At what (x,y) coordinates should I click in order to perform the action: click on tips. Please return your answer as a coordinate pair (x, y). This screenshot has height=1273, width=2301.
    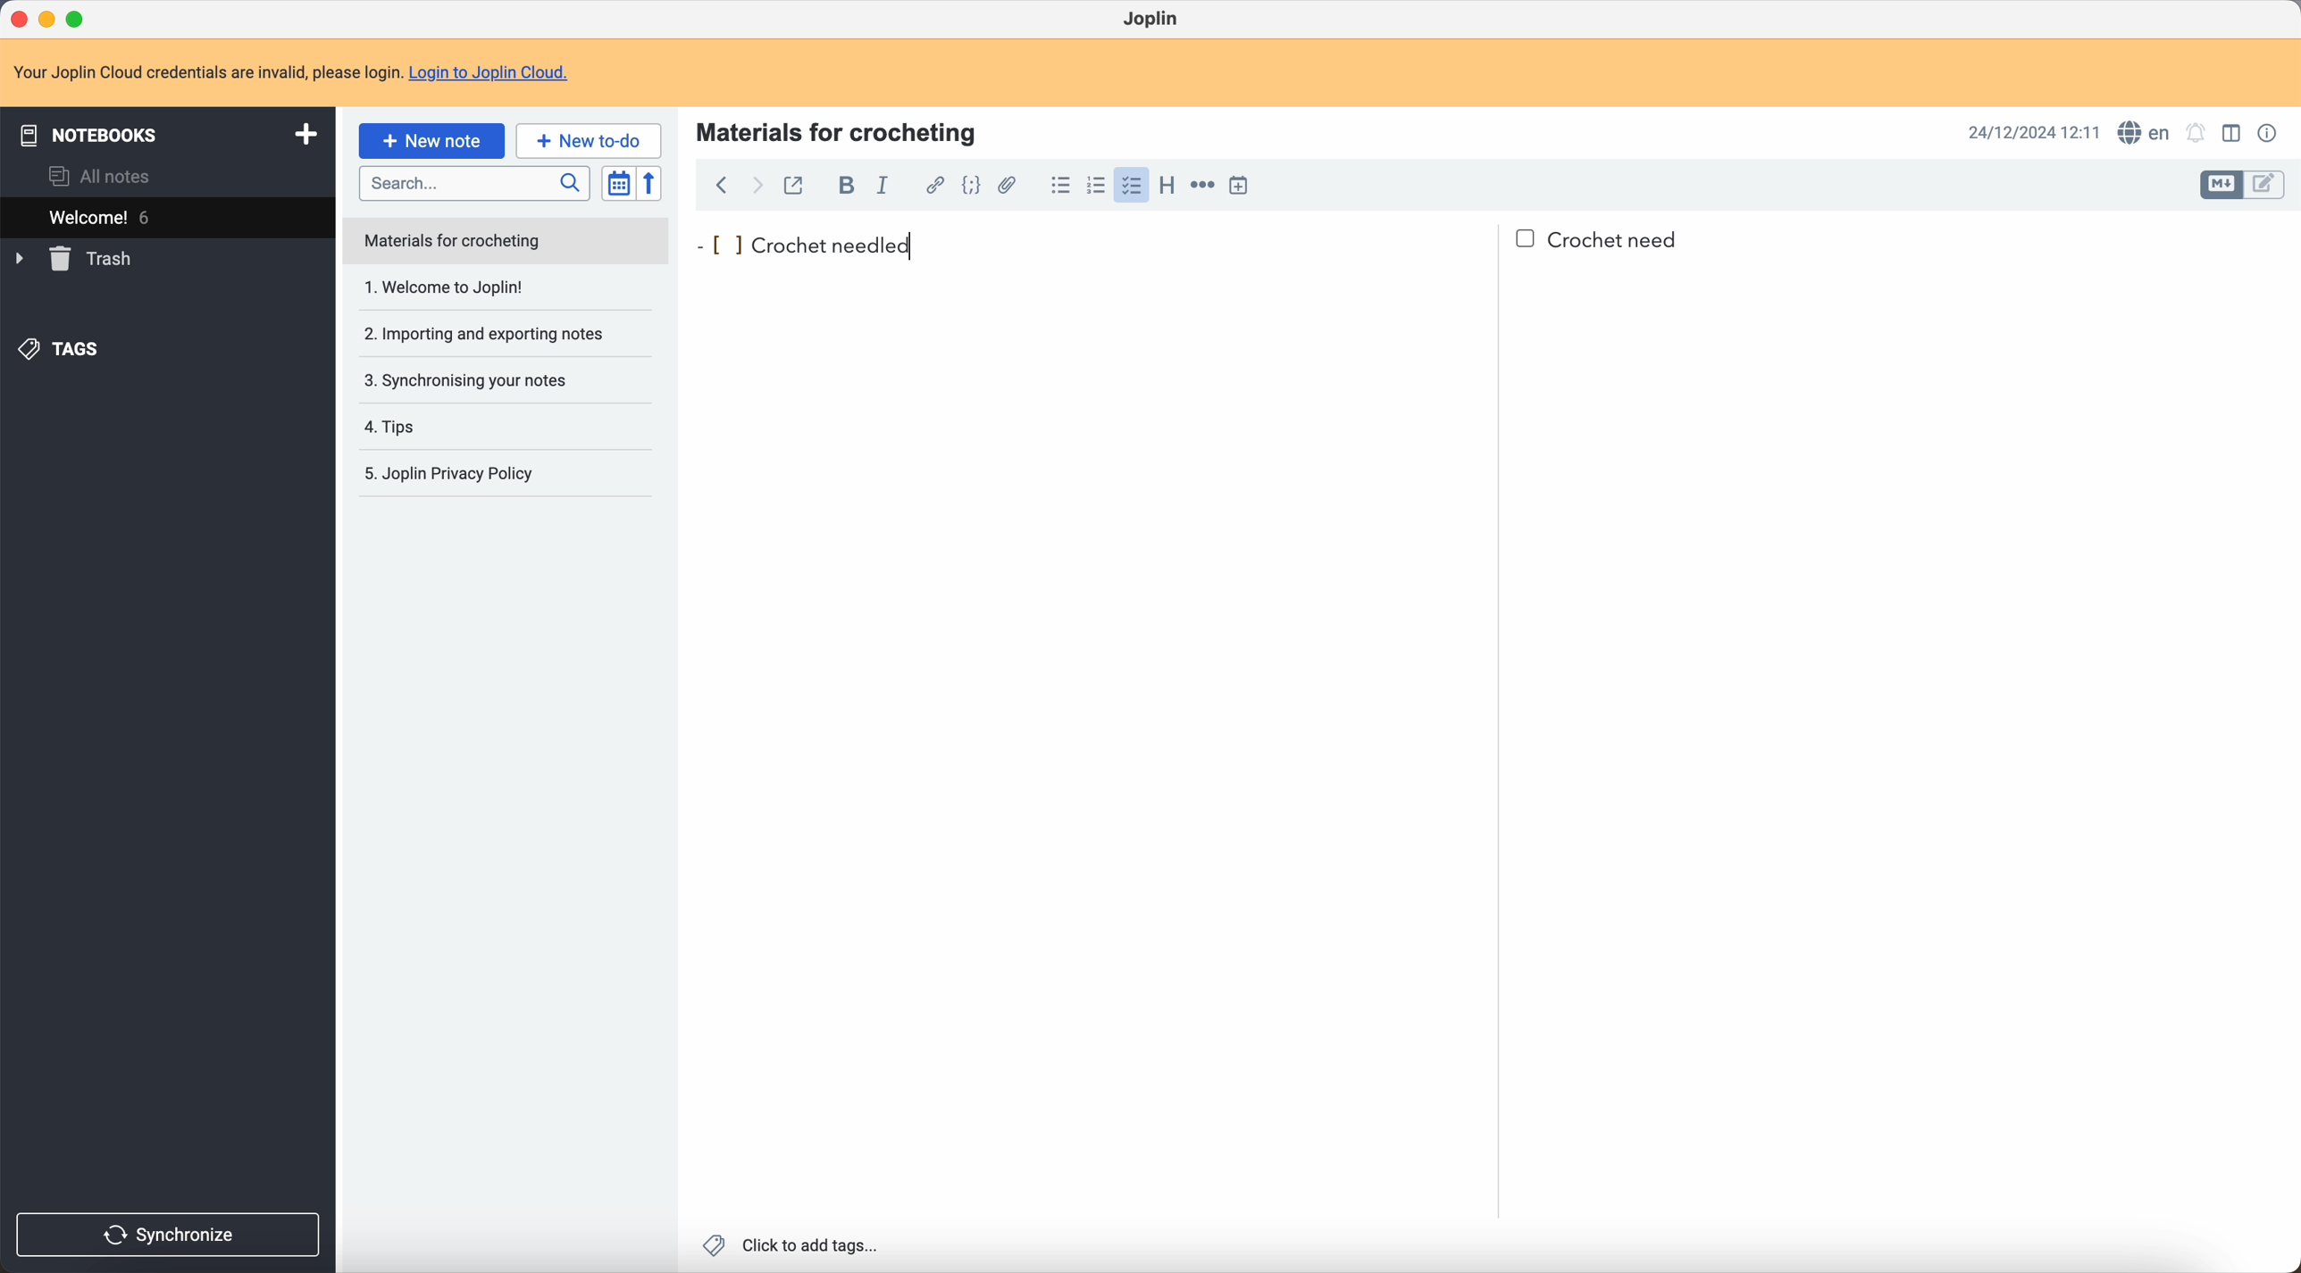
    Looking at the image, I should click on (472, 427).